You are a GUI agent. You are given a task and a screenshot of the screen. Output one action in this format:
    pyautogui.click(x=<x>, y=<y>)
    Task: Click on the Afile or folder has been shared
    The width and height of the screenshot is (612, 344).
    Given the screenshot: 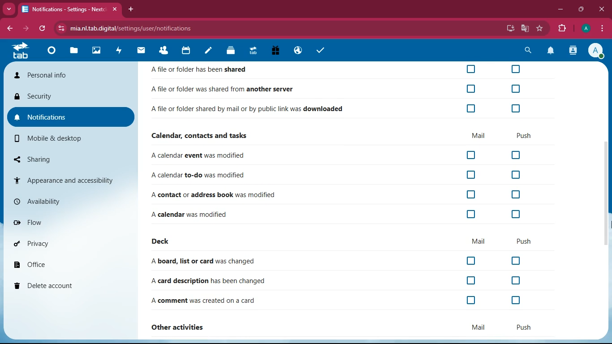 What is the action you would take?
    pyautogui.click(x=201, y=71)
    